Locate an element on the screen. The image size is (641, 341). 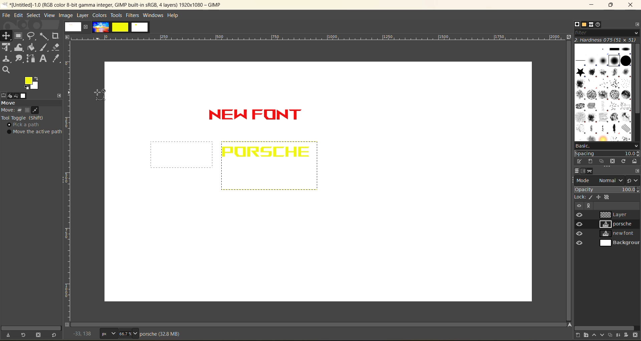
select is located at coordinates (33, 16).